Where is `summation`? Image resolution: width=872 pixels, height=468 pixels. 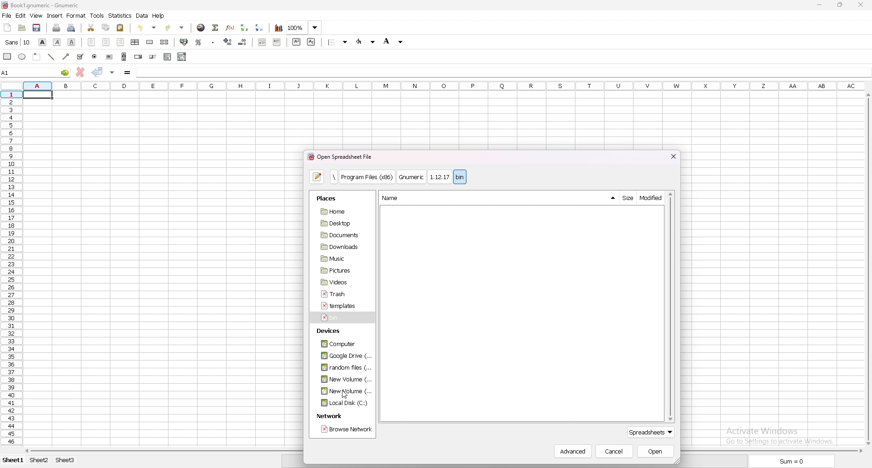 summation is located at coordinates (216, 27).